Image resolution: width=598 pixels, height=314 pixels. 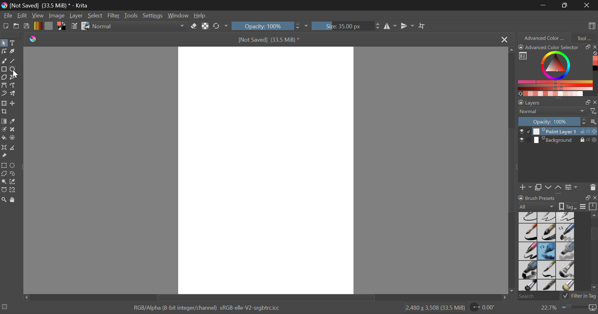 I want to click on Brush Presets Docket Tab, so click(x=557, y=201).